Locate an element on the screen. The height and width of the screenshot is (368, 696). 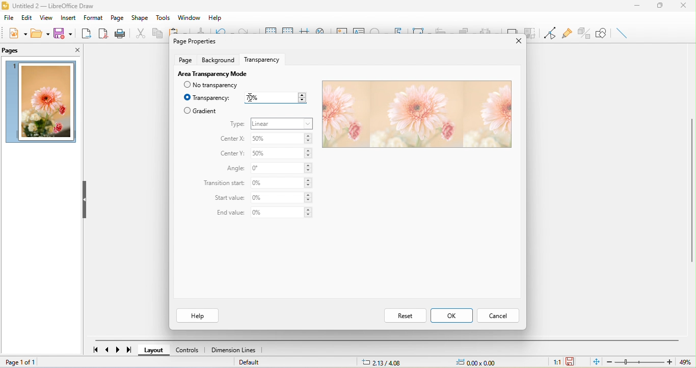
image transparency is located at coordinates (415, 115).